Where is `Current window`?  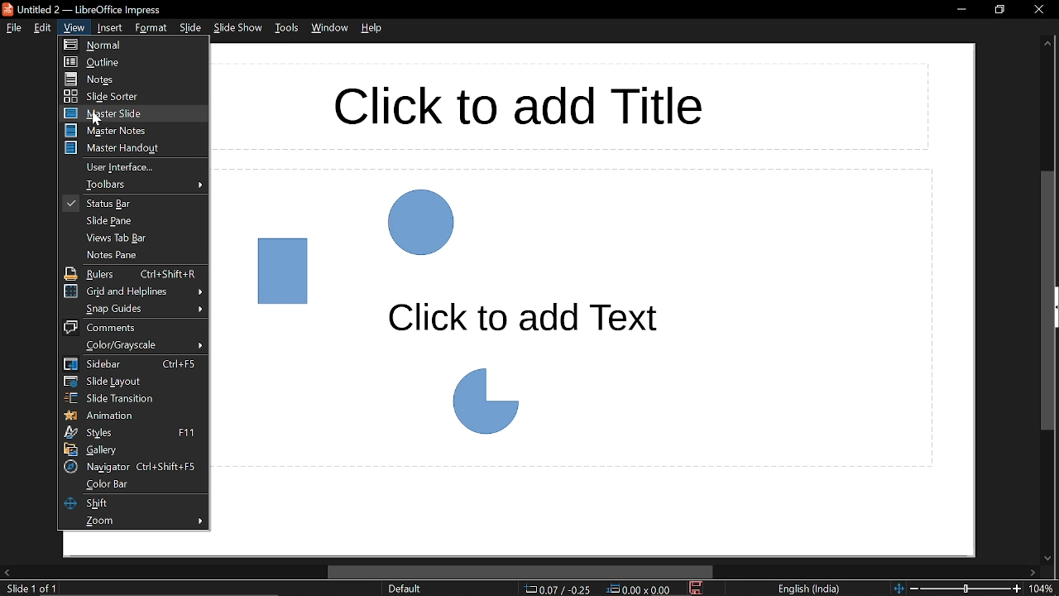
Current window is located at coordinates (103, 8).